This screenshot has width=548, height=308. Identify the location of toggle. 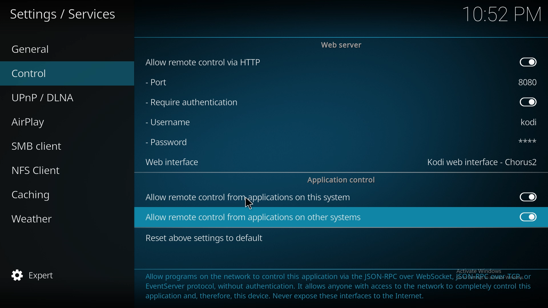
(529, 216).